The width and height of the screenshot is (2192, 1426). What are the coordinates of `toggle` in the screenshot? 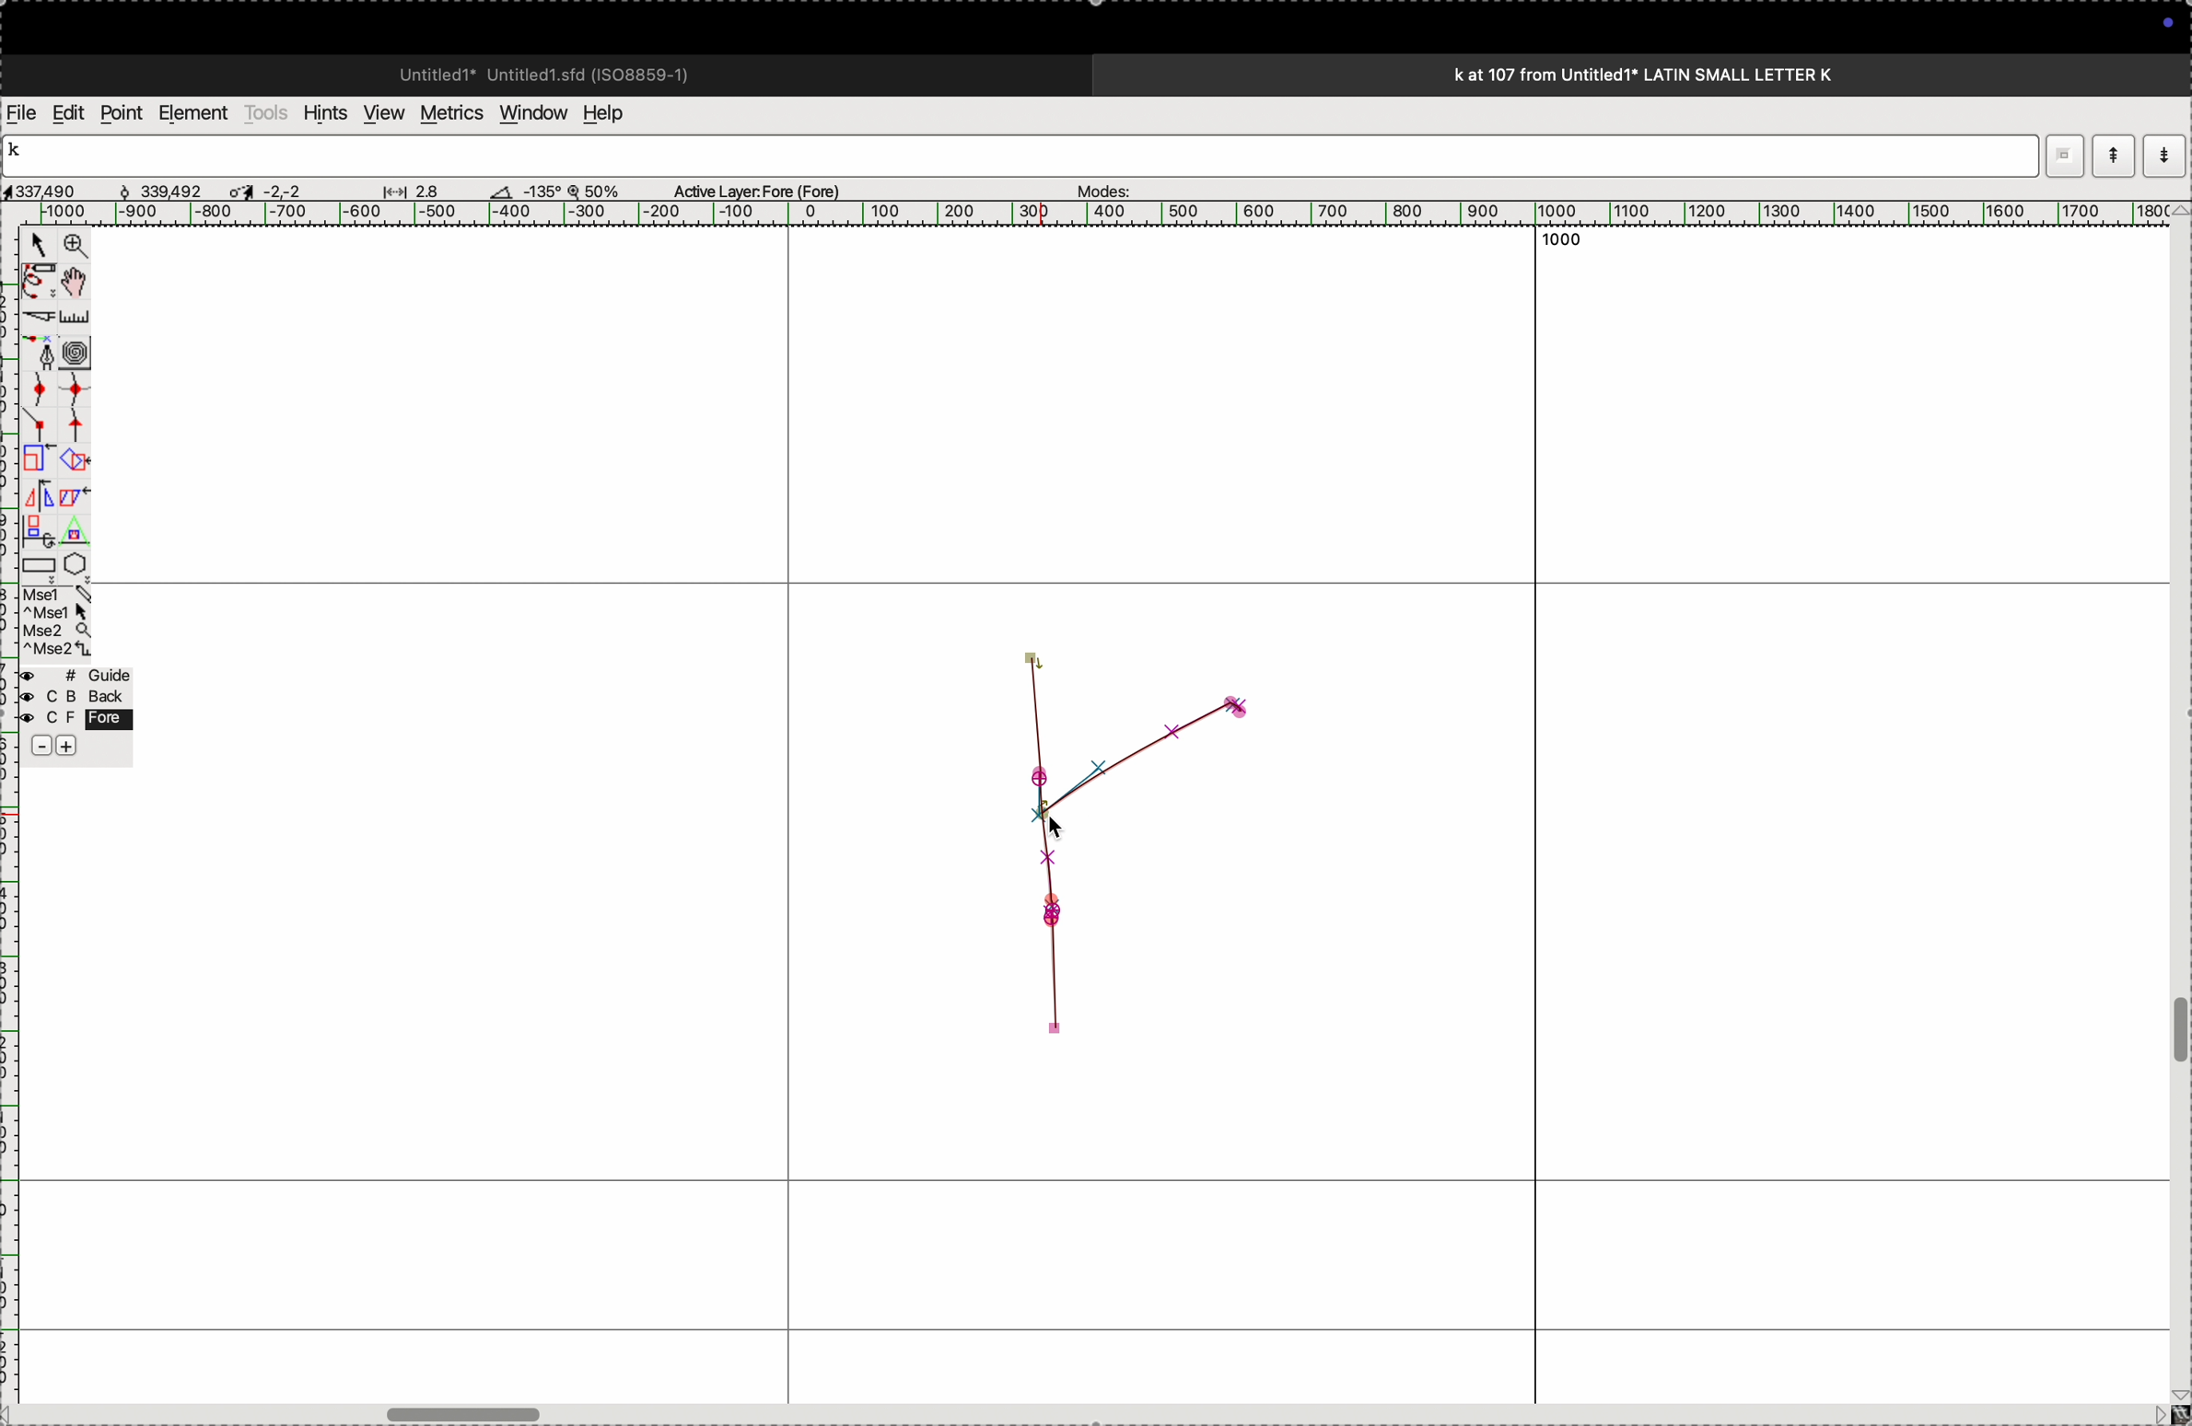 It's located at (2178, 1031).